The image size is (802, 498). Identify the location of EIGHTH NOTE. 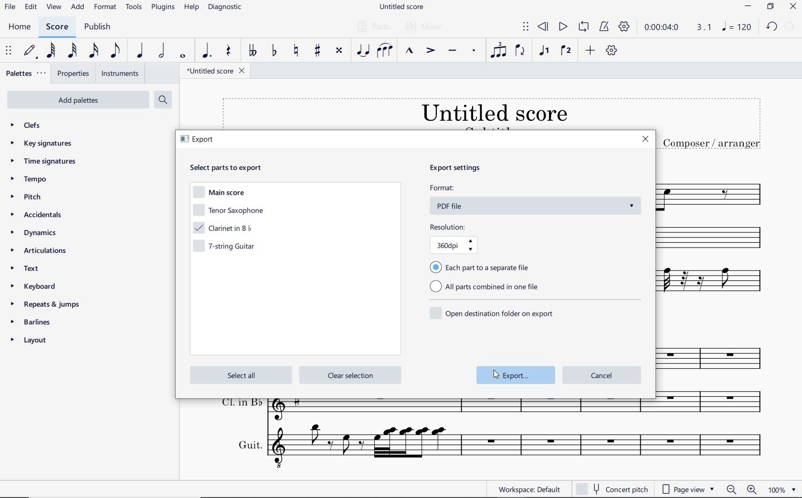
(116, 52).